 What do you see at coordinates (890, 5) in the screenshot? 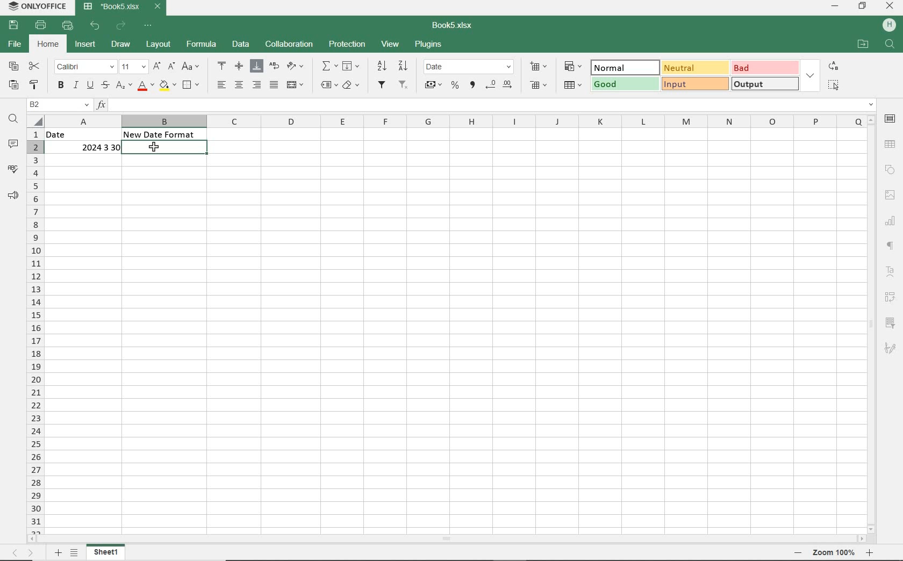
I see `CLOSE` at bounding box center [890, 5].